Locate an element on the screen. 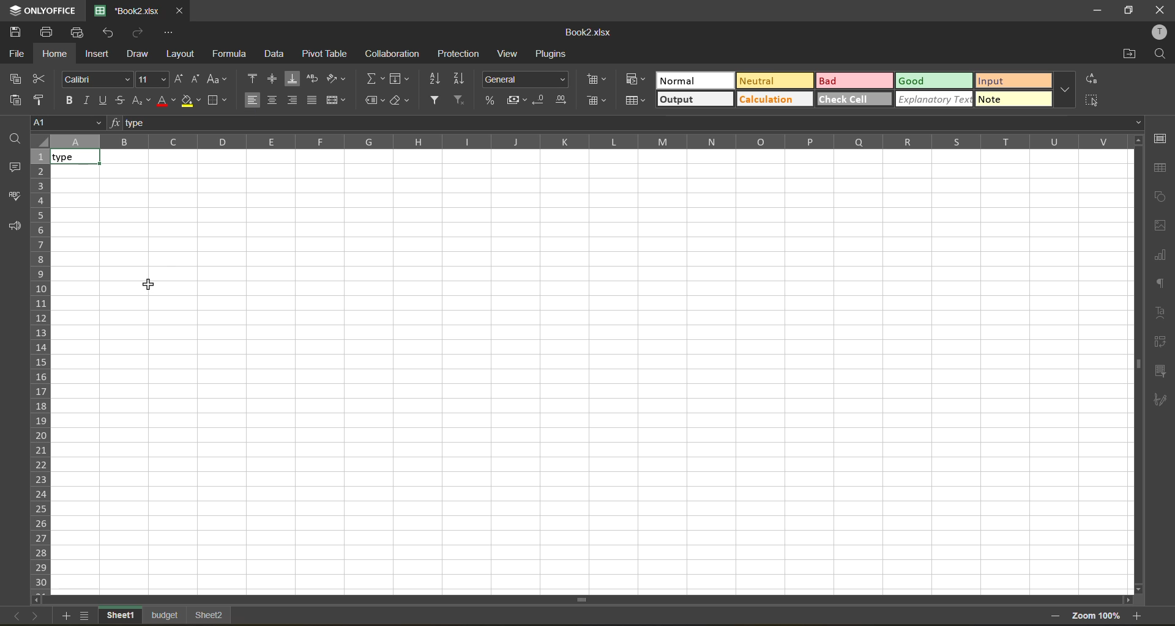  conditional formatting is located at coordinates (637, 80).